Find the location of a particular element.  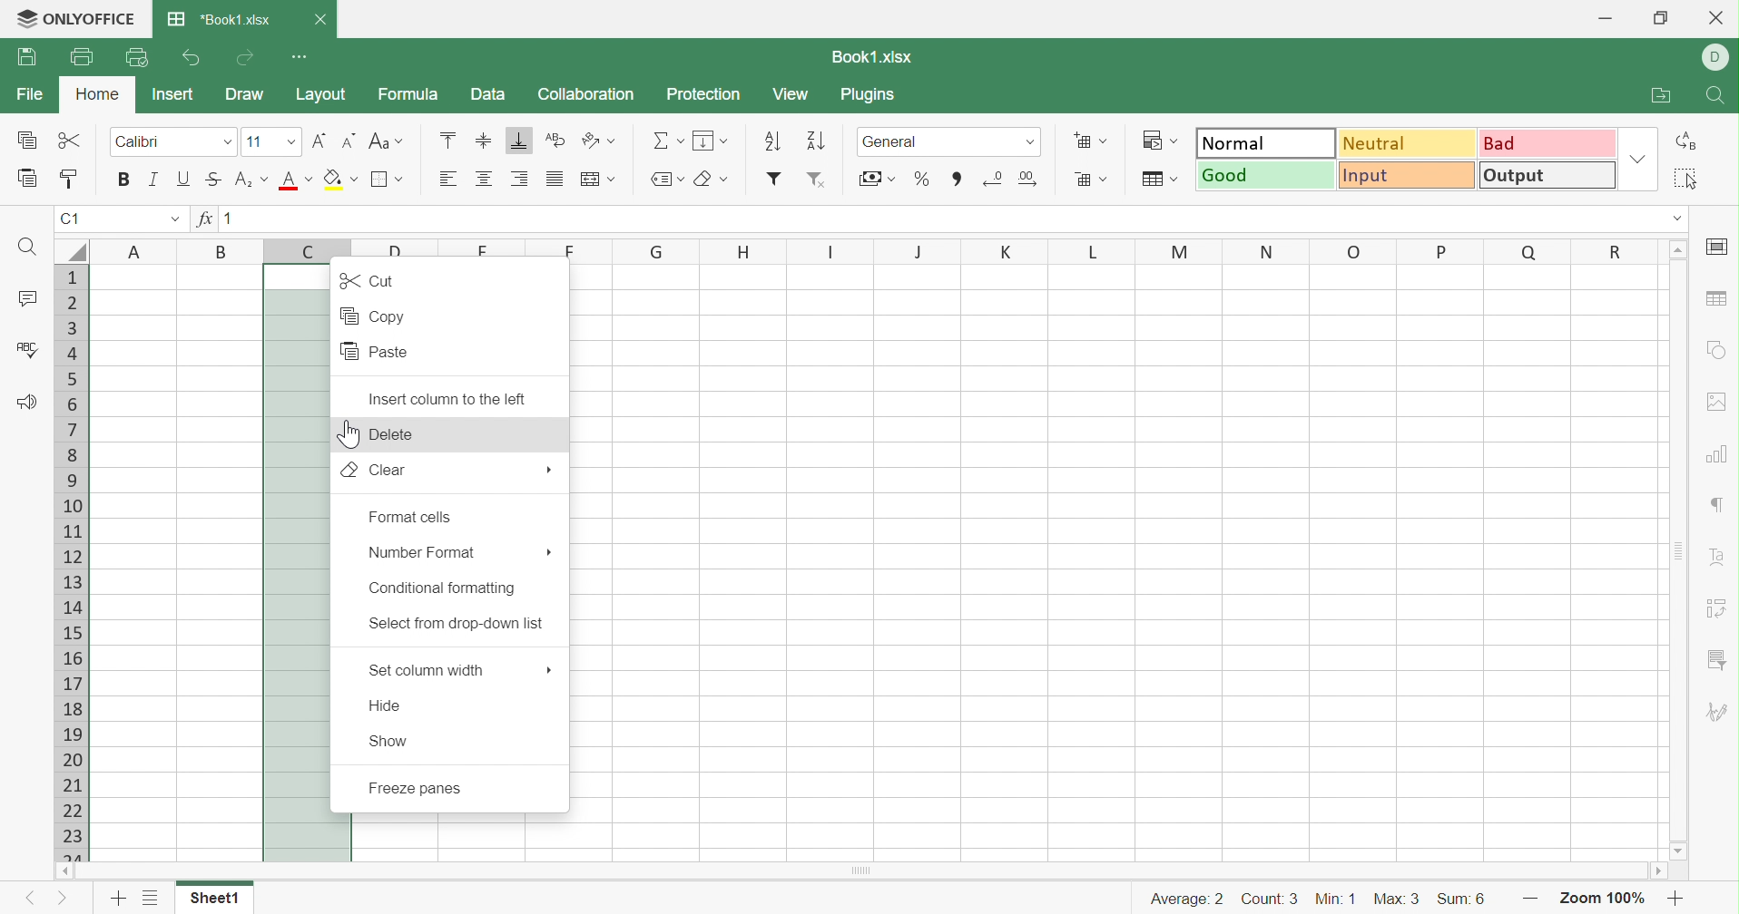

Align Top is located at coordinates (450, 139).